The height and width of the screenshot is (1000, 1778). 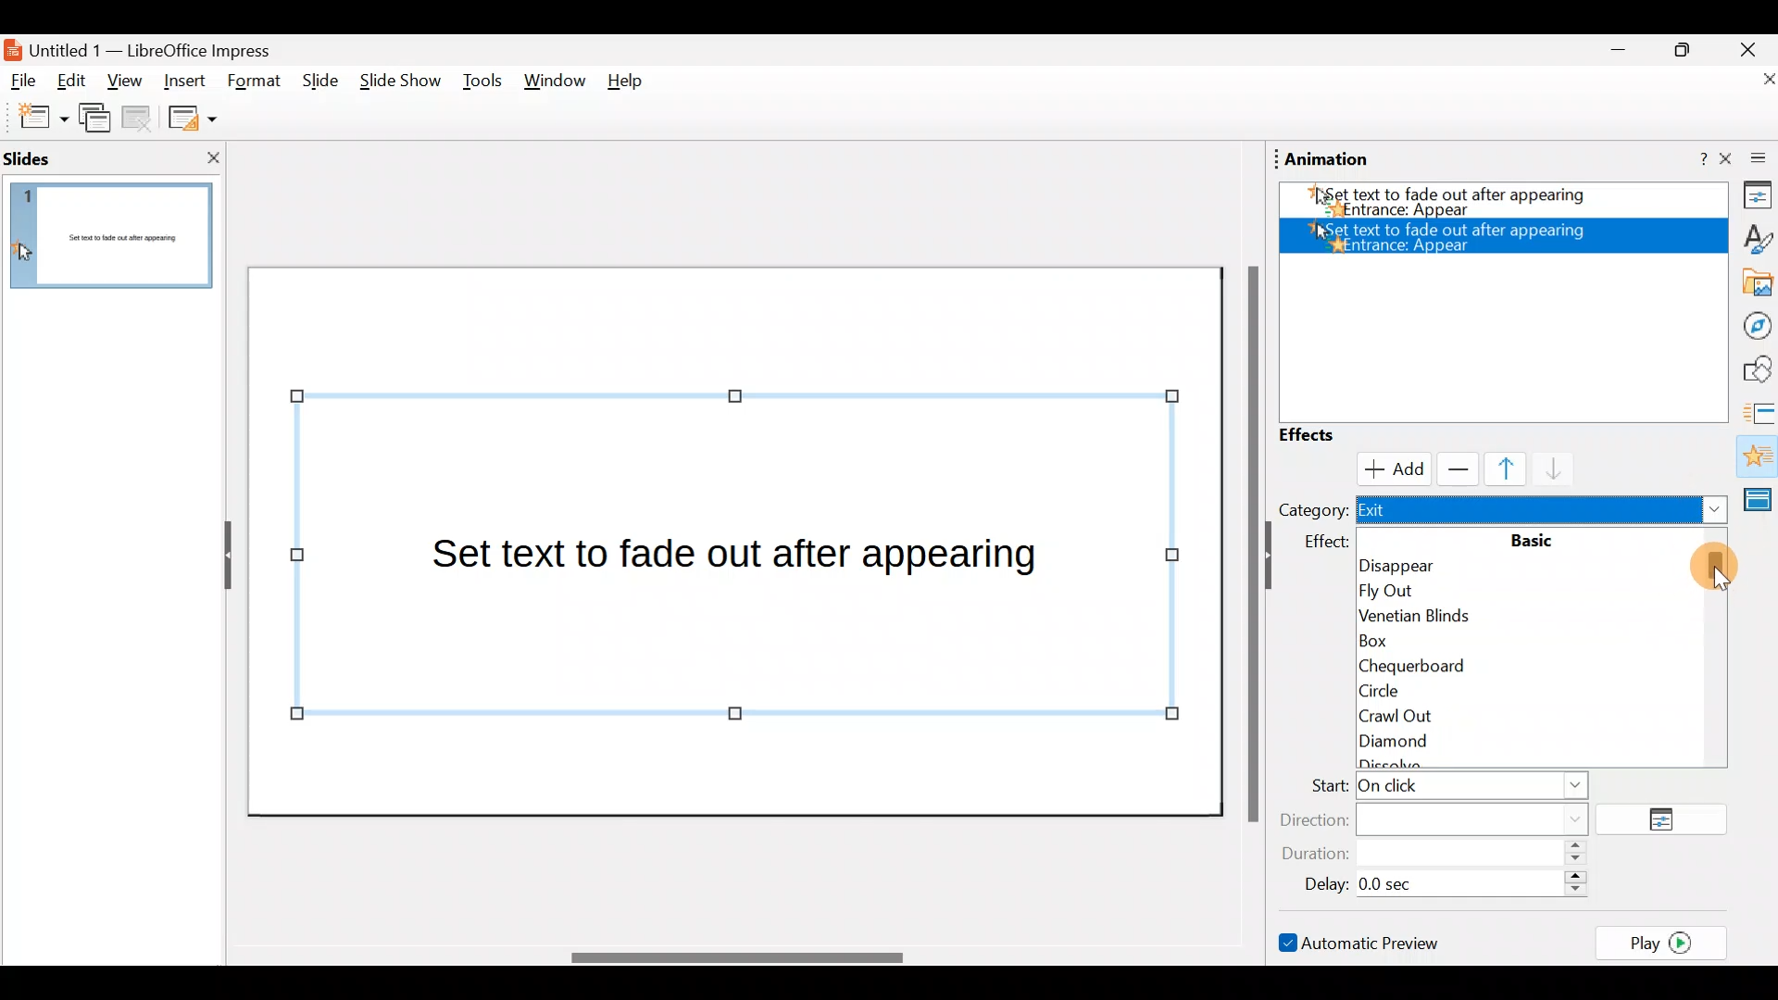 What do you see at coordinates (1754, 283) in the screenshot?
I see `Gallery` at bounding box center [1754, 283].